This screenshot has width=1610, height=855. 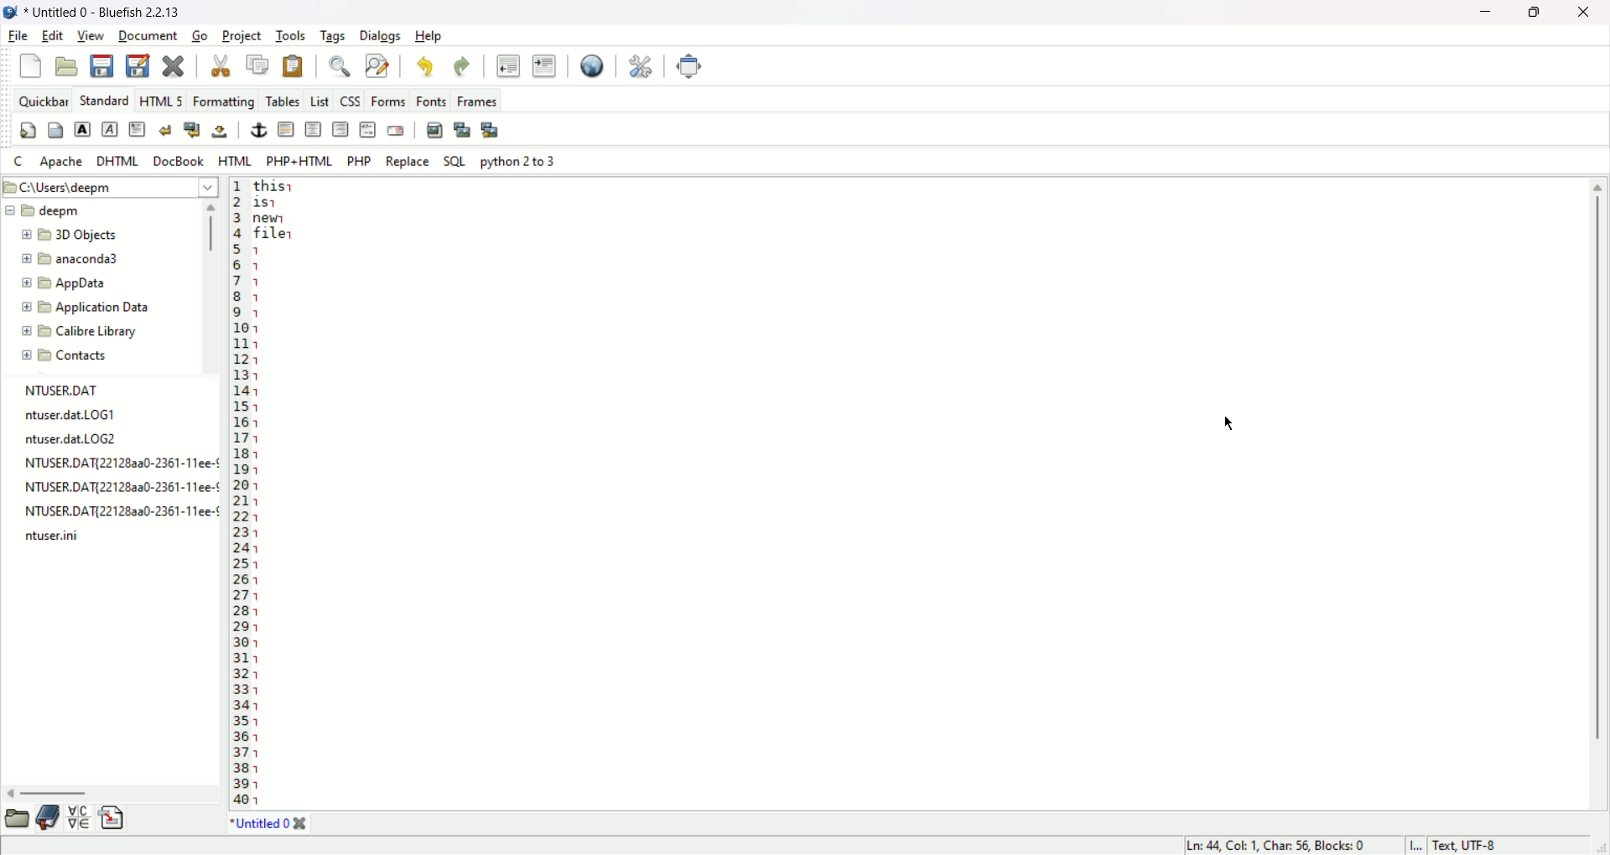 What do you see at coordinates (291, 36) in the screenshot?
I see `tools` at bounding box center [291, 36].